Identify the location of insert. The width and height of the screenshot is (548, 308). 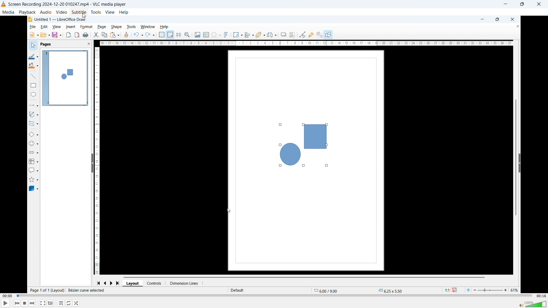
(70, 27).